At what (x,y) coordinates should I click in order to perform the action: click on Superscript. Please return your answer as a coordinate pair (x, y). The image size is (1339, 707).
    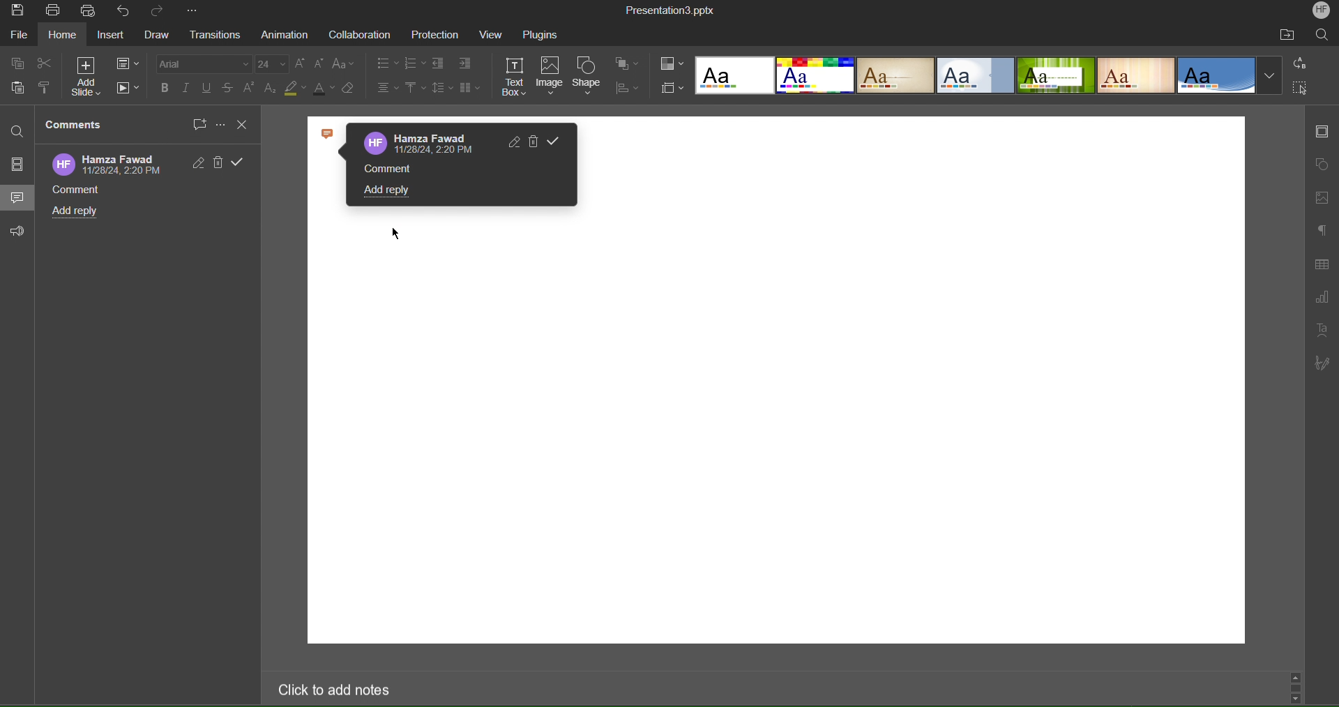
    Looking at the image, I should click on (250, 89).